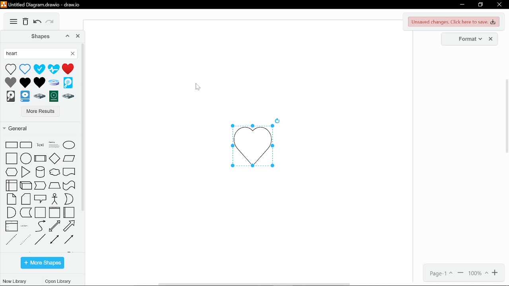 This screenshot has width=509, height=286. What do you see at coordinates (439, 273) in the screenshot?
I see `page1` at bounding box center [439, 273].